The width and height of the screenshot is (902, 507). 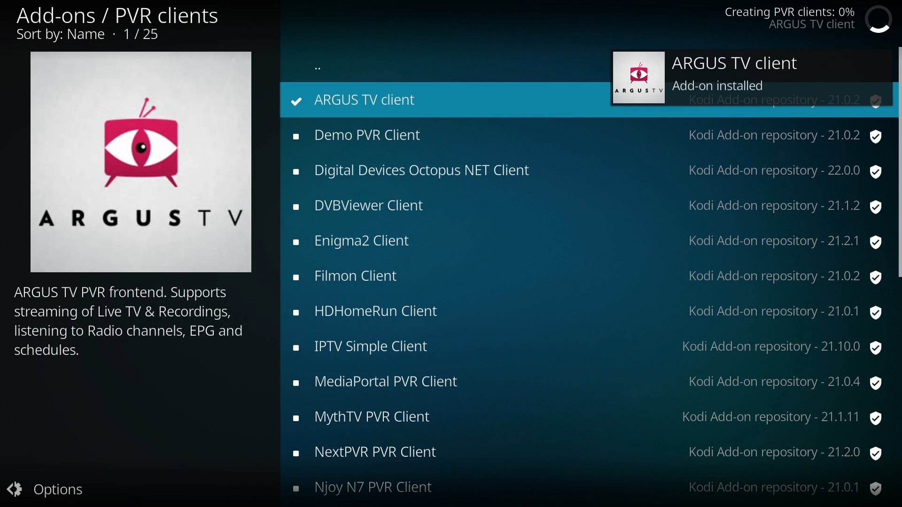 I want to click on Creating PVR clients: 0%
ARGUS TV client, so click(x=790, y=20).